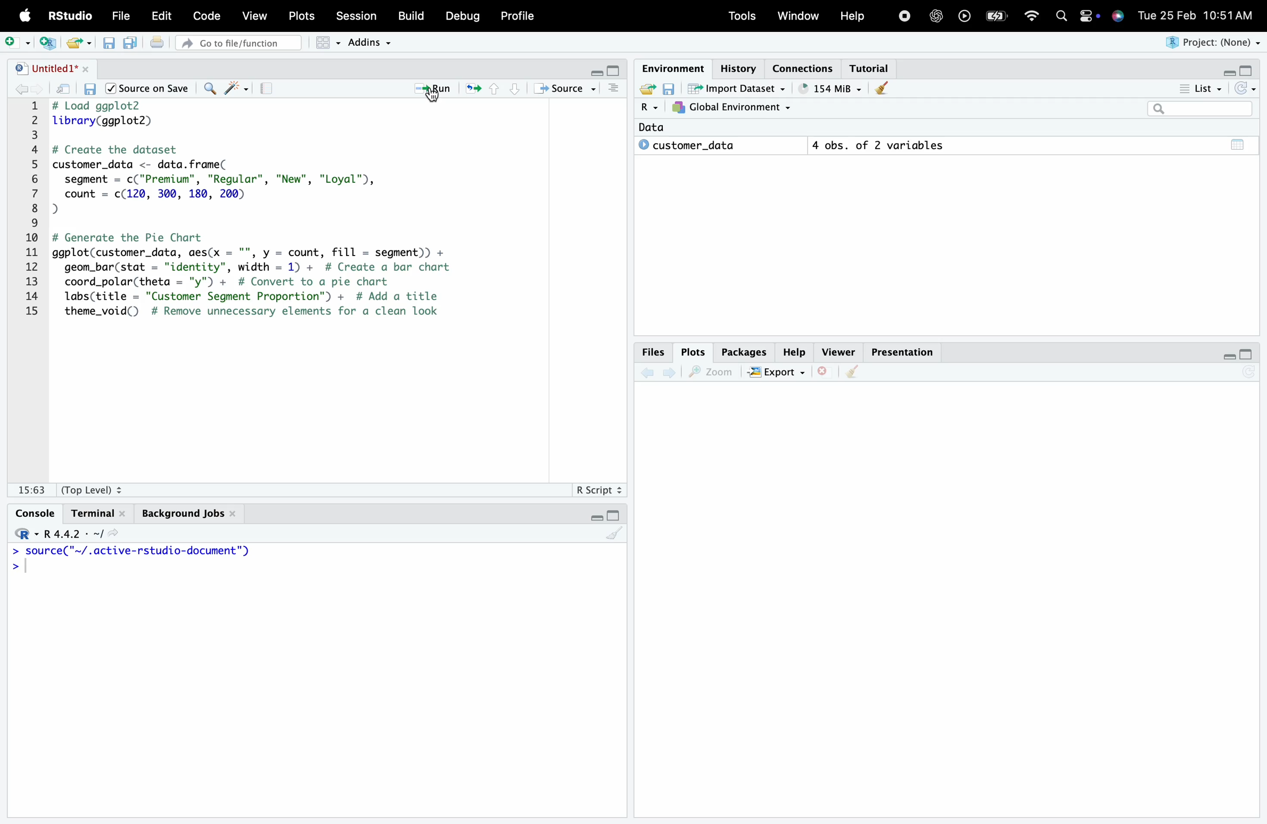  Describe the element at coordinates (513, 89) in the screenshot. I see `bottom` at that location.